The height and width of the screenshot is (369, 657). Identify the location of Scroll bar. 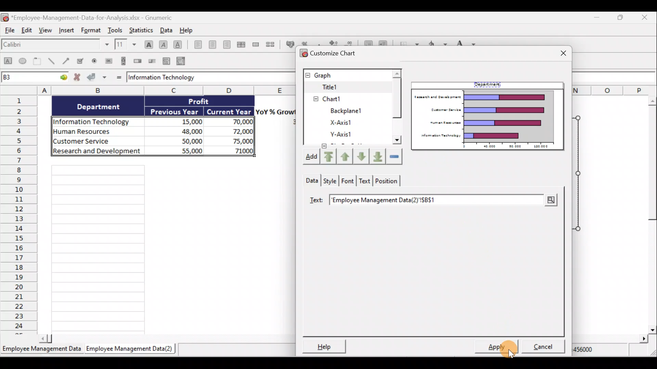
(397, 111).